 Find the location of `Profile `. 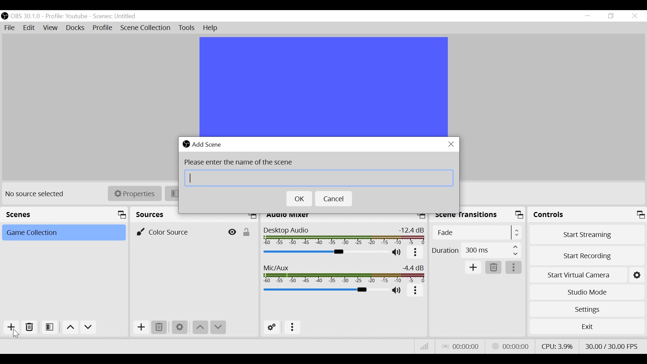

Profile  is located at coordinates (68, 16).